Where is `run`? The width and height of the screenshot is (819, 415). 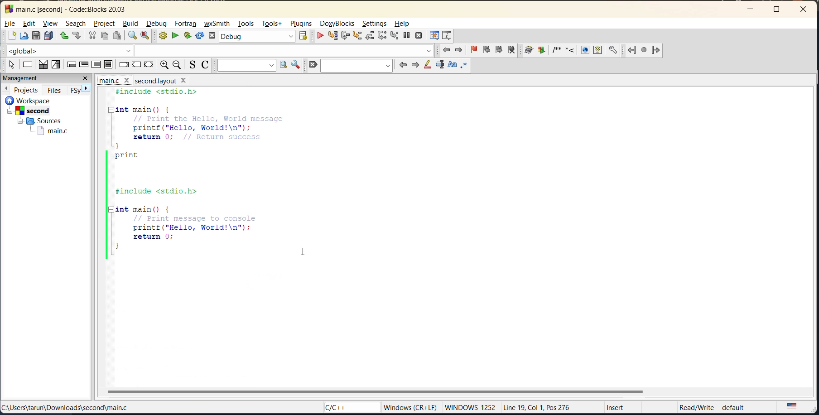
run is located at coordinates (174, 36).